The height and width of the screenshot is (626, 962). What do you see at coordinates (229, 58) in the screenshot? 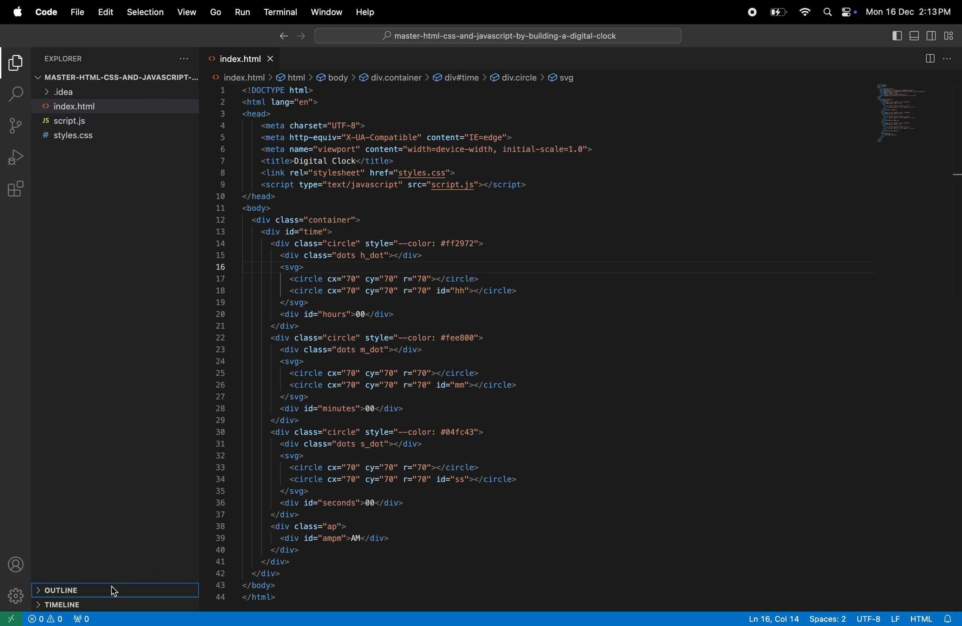
I see `index.html tab` at bounding box center [229, 58].